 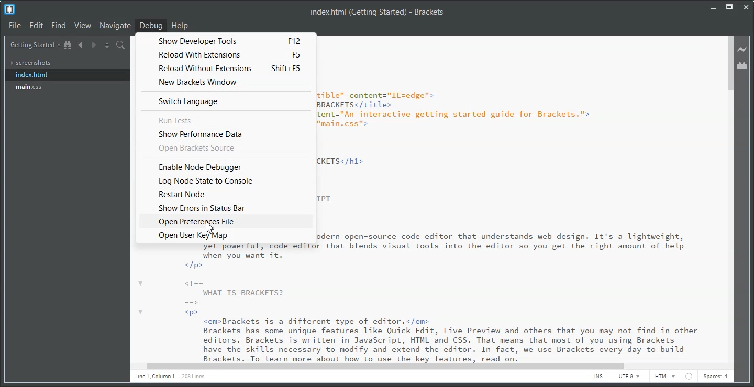 What do you see at coordinates (224, 82) in the screenshot?
I see `New Brackets Window` at bounding box center [224, 82].